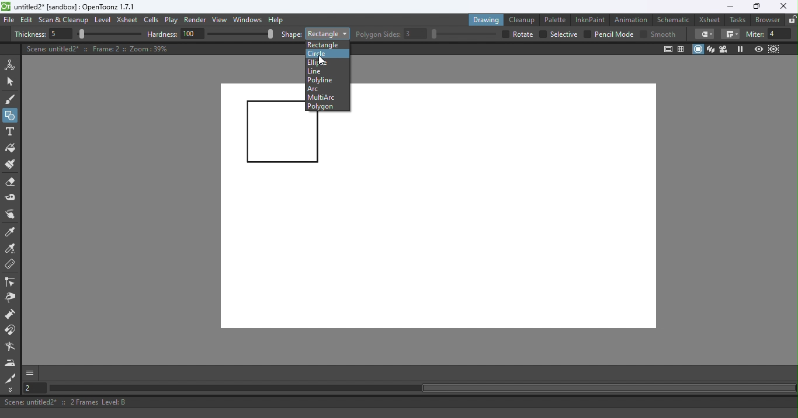  Describe the element at coordinates (30, 34) in the screenshot. I see `Thickness` at that location.